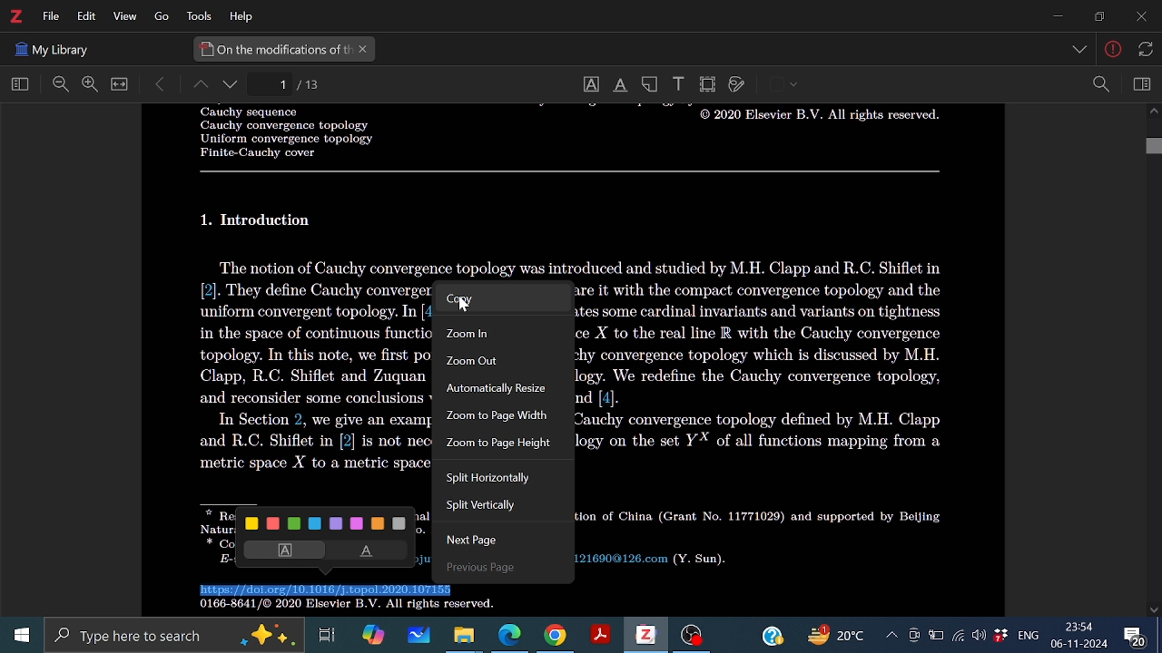  I want to click on Close, so click(1139, 18).